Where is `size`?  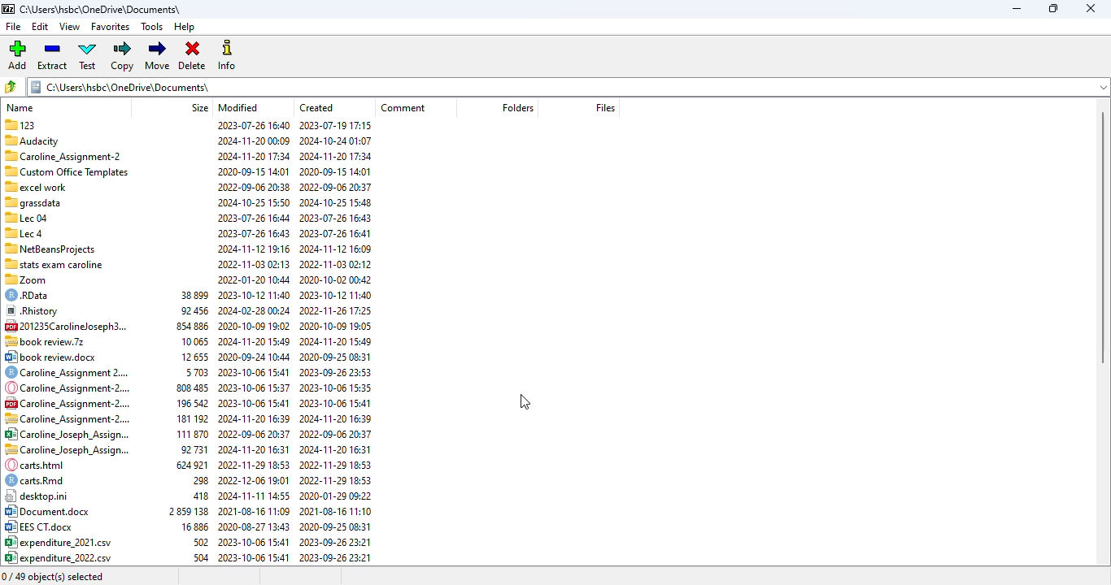
size is located at coordinates (188, 427).